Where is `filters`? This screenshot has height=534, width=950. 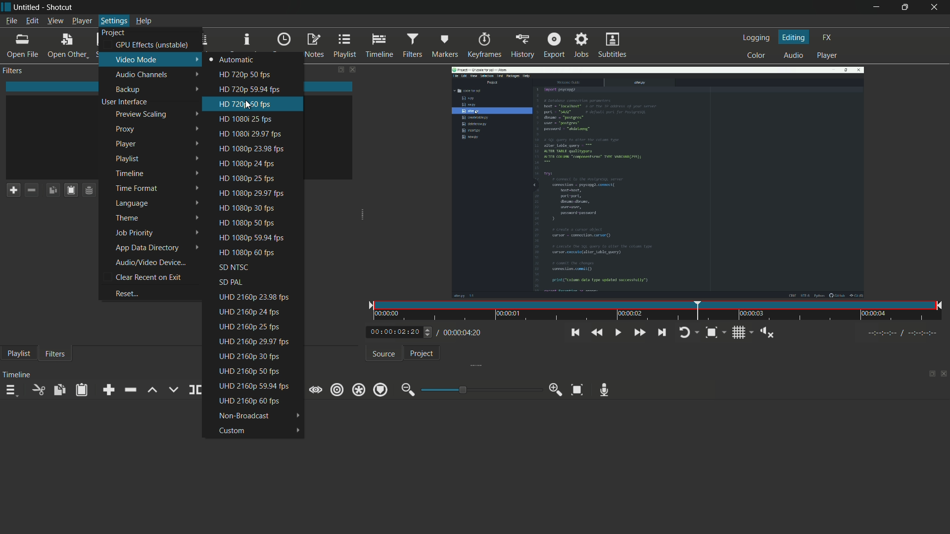
filters is located at coordinates (54, 355).